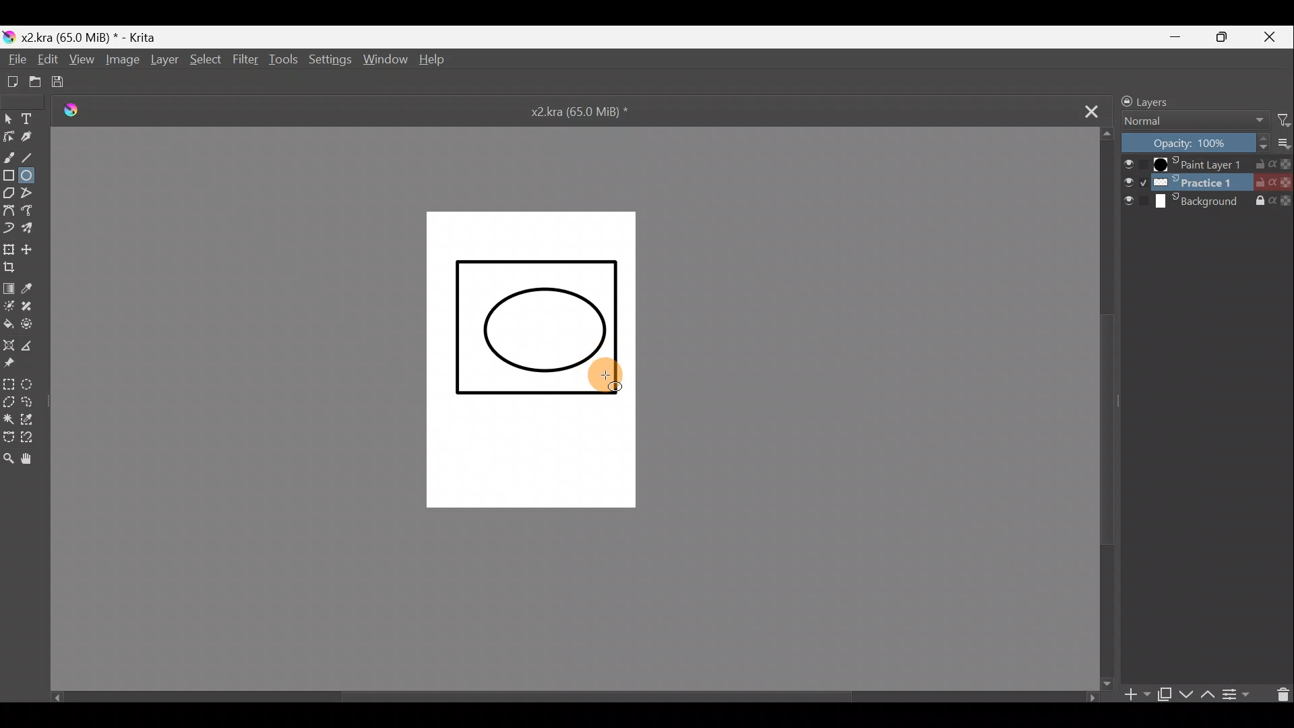 Image resolution: width=1294 pixels, height=728 pixels. Describe the element at coordinates (1278, 121) in the screenshot. I see `Filter` at that location.